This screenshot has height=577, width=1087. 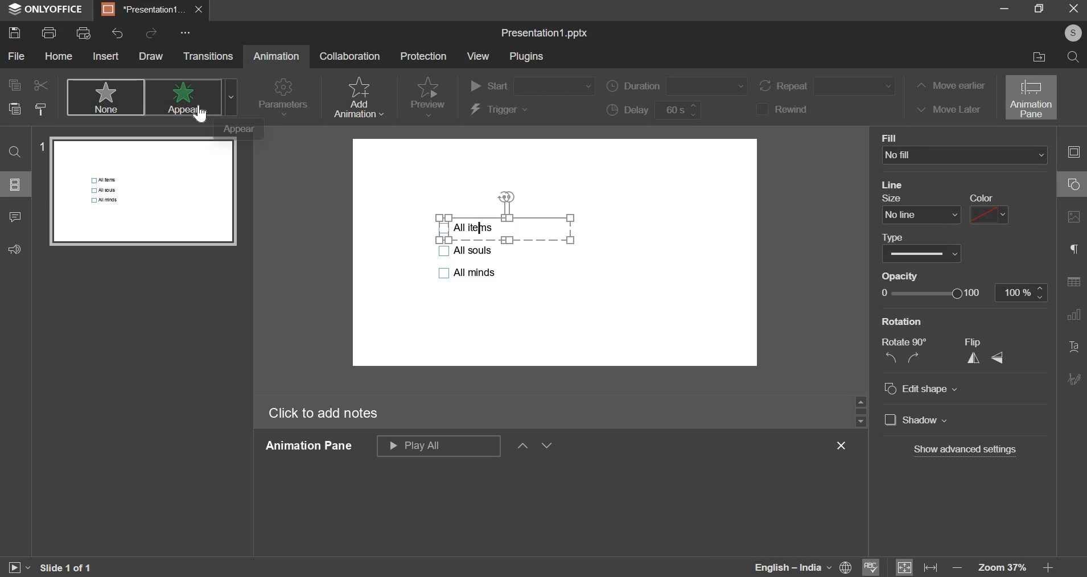 What do you see at coordinates (1039, 10) in the screenshot?
I see `maximize` at bounding box center [1039, 10].